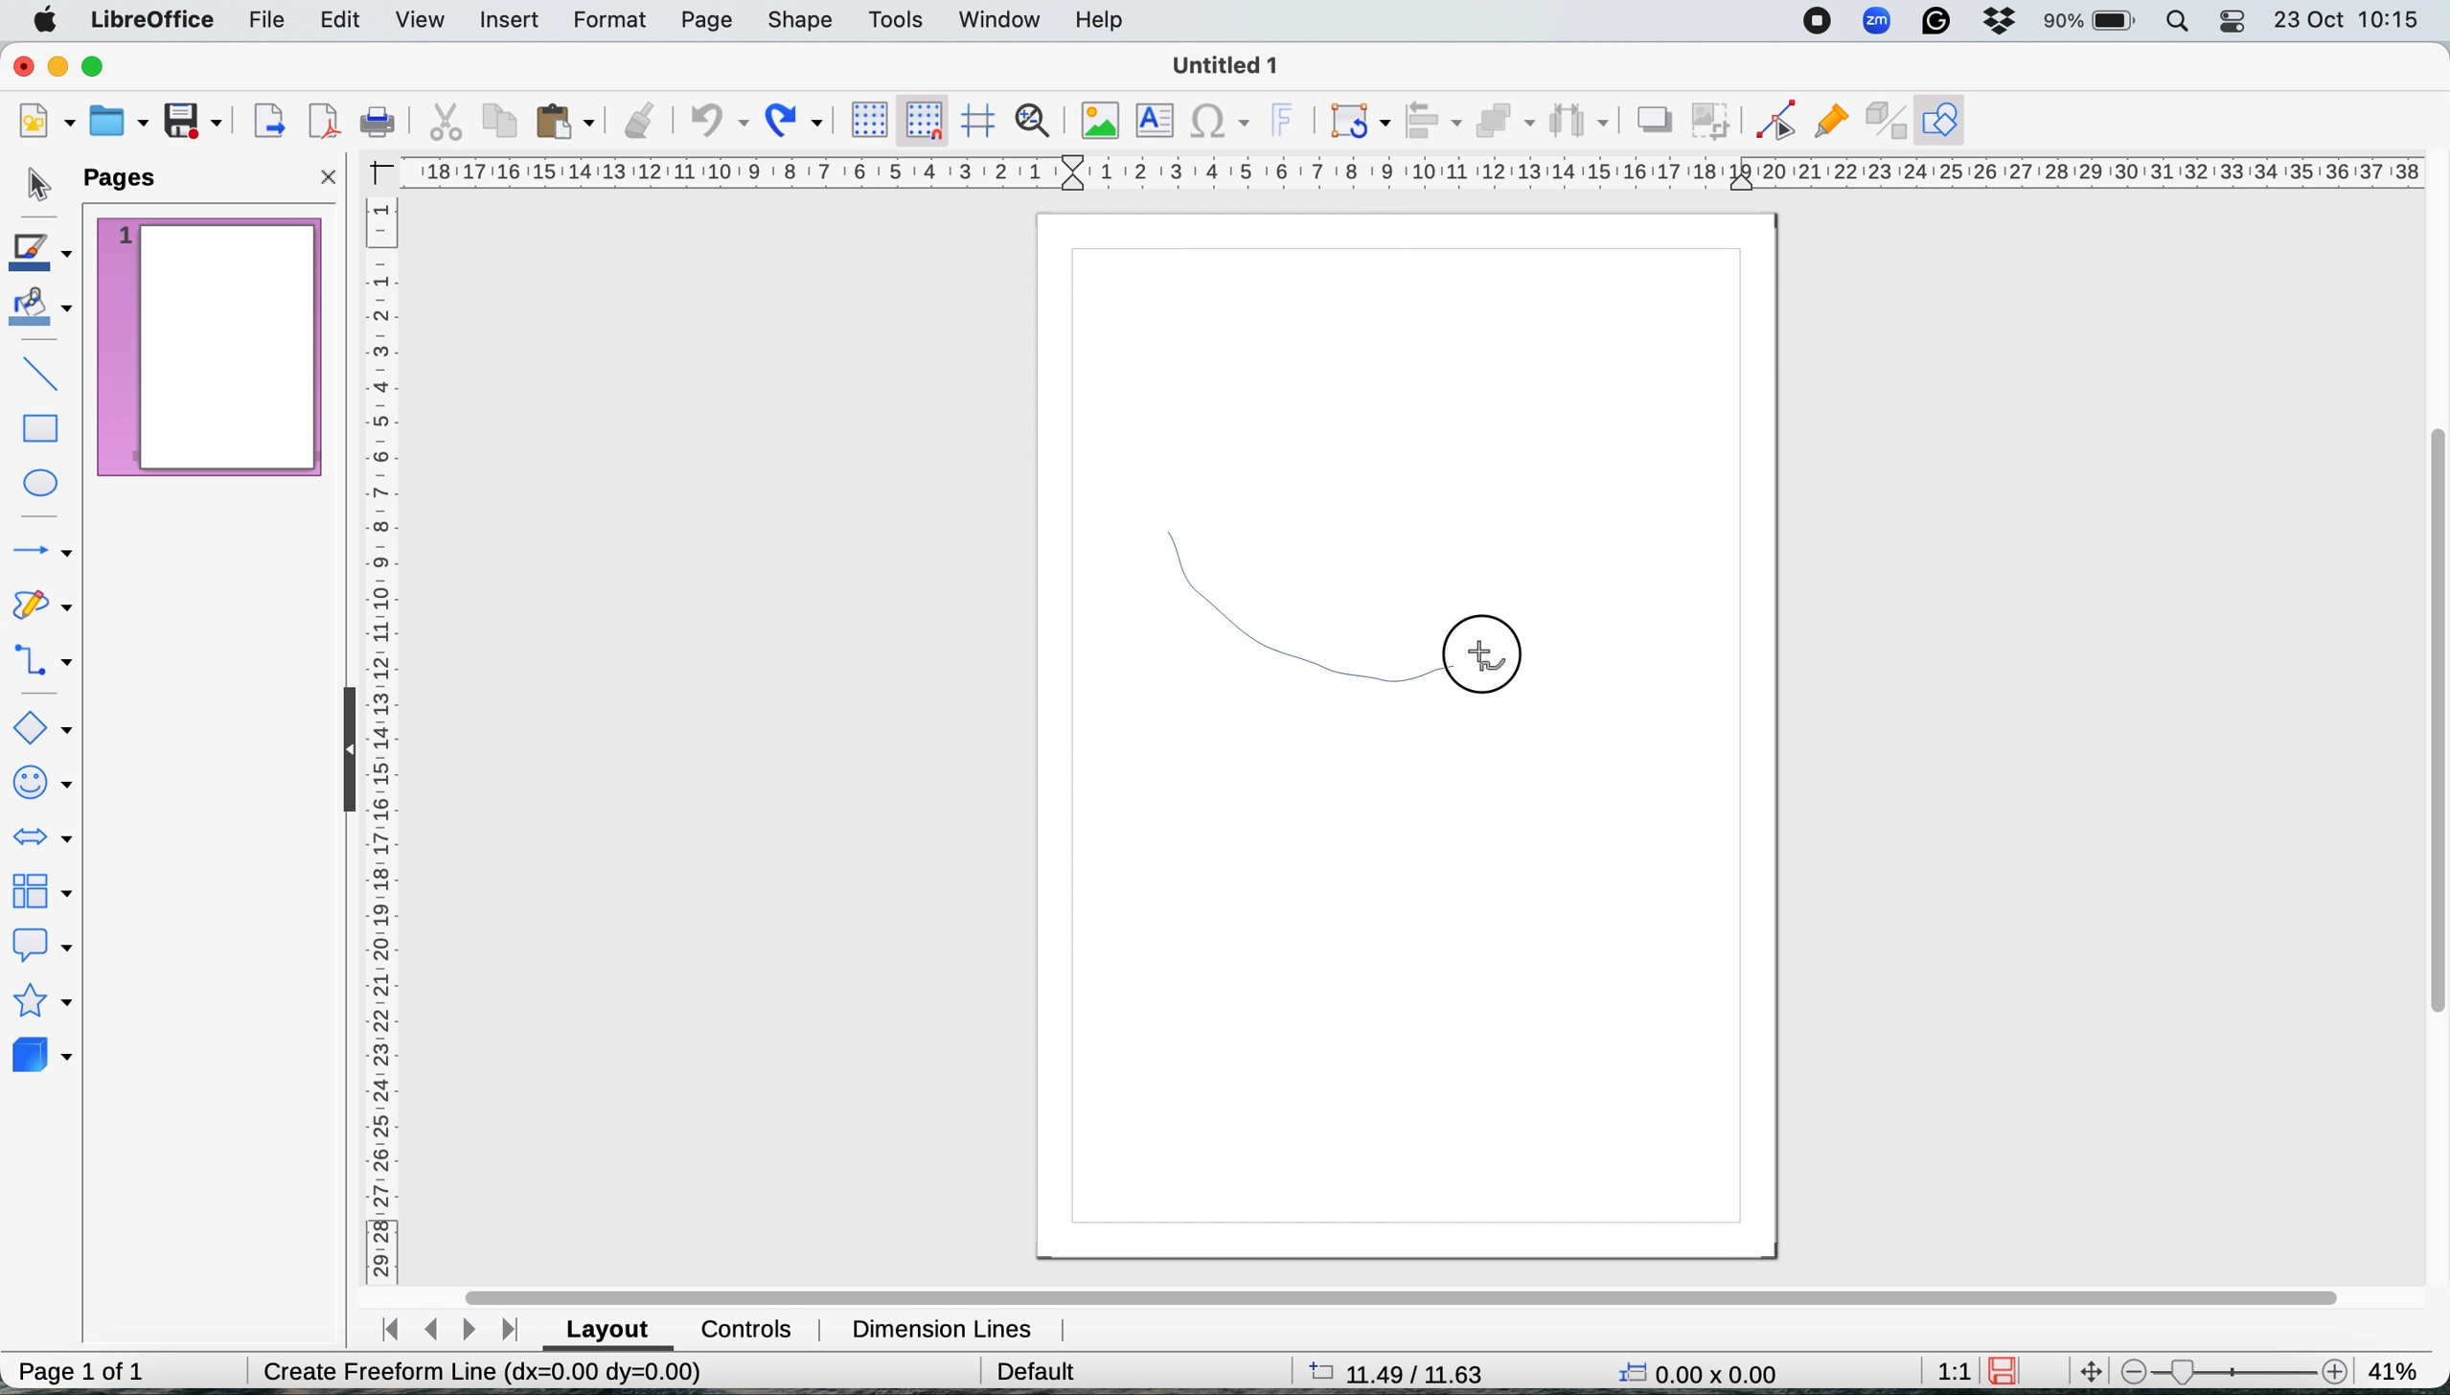 The image size is (2450, 1395). What do you see at coordinates (383, 742) in the screenshot?
I see `vertical scale` at bounding box center [383, 742].